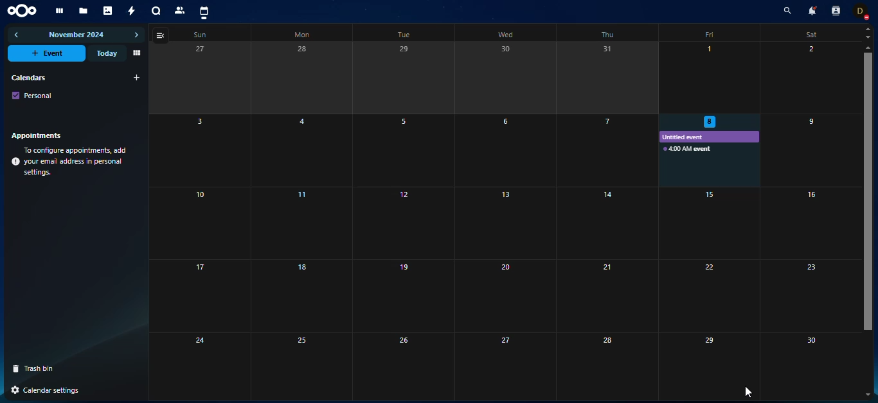 The height and width of the screenshot is (403, 878). Describe the element at coordinates (607, 34) in the screenshot. I see `thu` at that location.